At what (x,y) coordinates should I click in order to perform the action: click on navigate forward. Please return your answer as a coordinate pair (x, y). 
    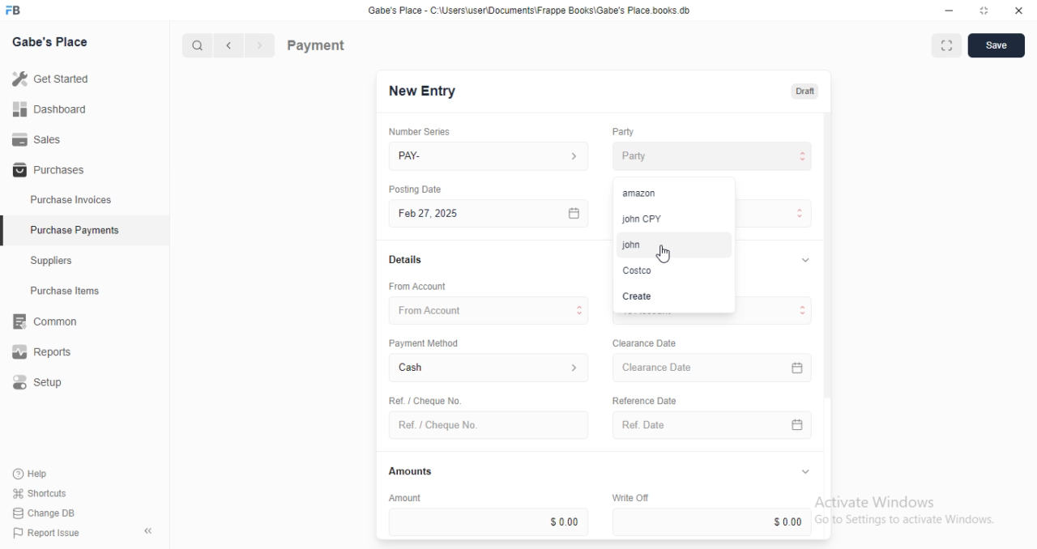
    Looking at the image, I should click on (261, 46).